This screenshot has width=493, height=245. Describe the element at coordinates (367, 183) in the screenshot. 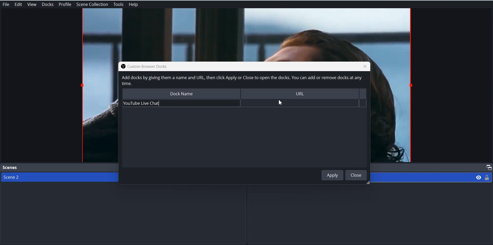

I see `resize` at that location.